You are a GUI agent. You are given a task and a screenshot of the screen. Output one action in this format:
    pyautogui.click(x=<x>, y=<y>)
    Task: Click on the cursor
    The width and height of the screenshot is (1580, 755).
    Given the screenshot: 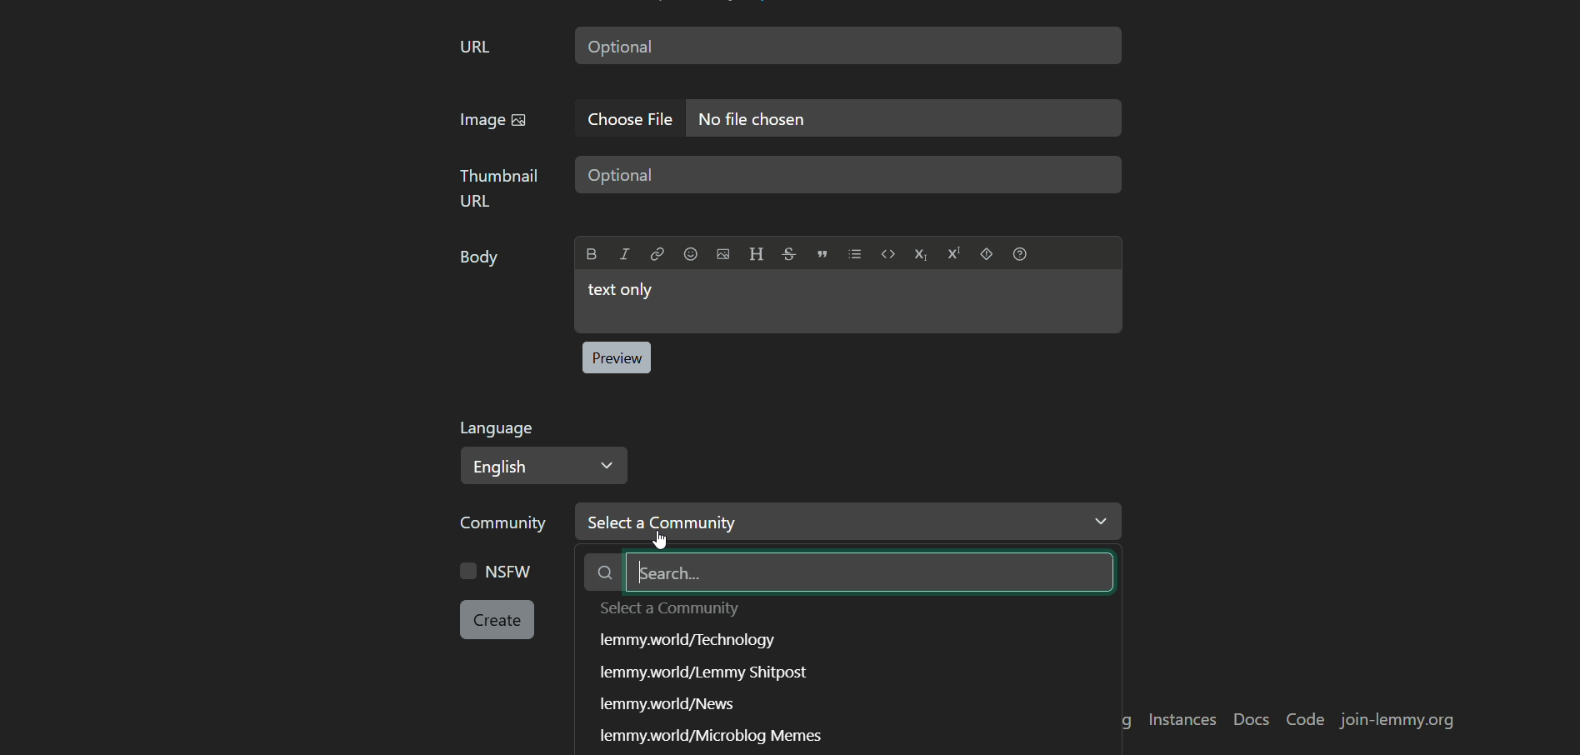 What is the action you would take?
    pyautogui.click(x=658, y=540)
    